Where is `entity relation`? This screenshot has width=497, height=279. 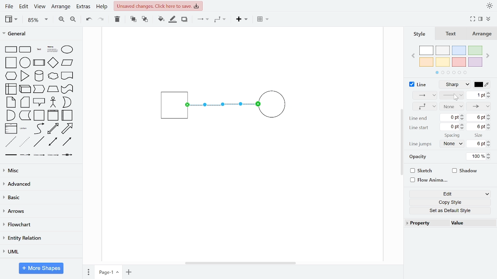 entity relation is located at coordinates (40, 239).